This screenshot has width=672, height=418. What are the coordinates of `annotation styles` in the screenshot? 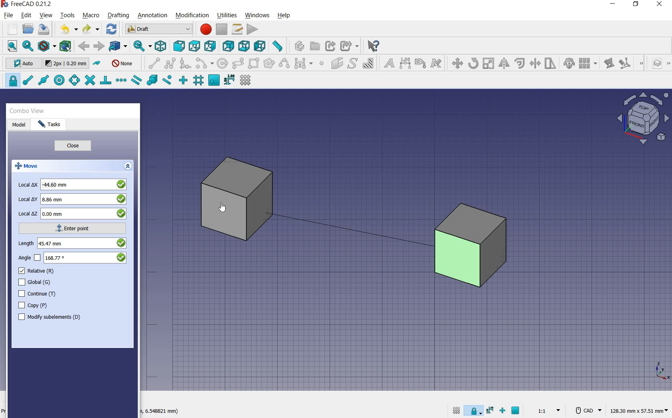 It's located at (437, 64).